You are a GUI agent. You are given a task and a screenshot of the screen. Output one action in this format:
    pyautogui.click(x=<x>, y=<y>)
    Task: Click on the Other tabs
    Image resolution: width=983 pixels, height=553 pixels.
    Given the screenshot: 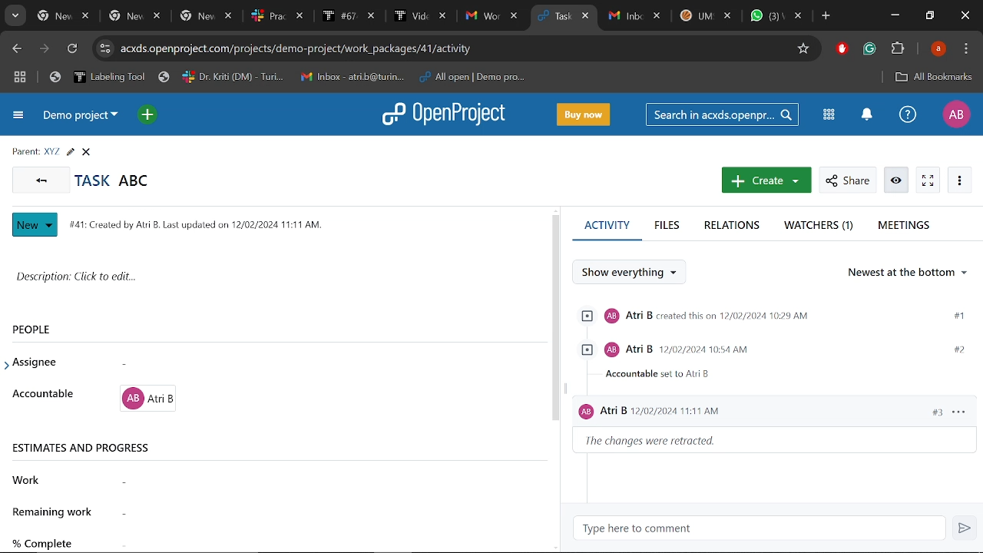 What is the action you would take?
    pyautogui.click(x=705, y=18)
    